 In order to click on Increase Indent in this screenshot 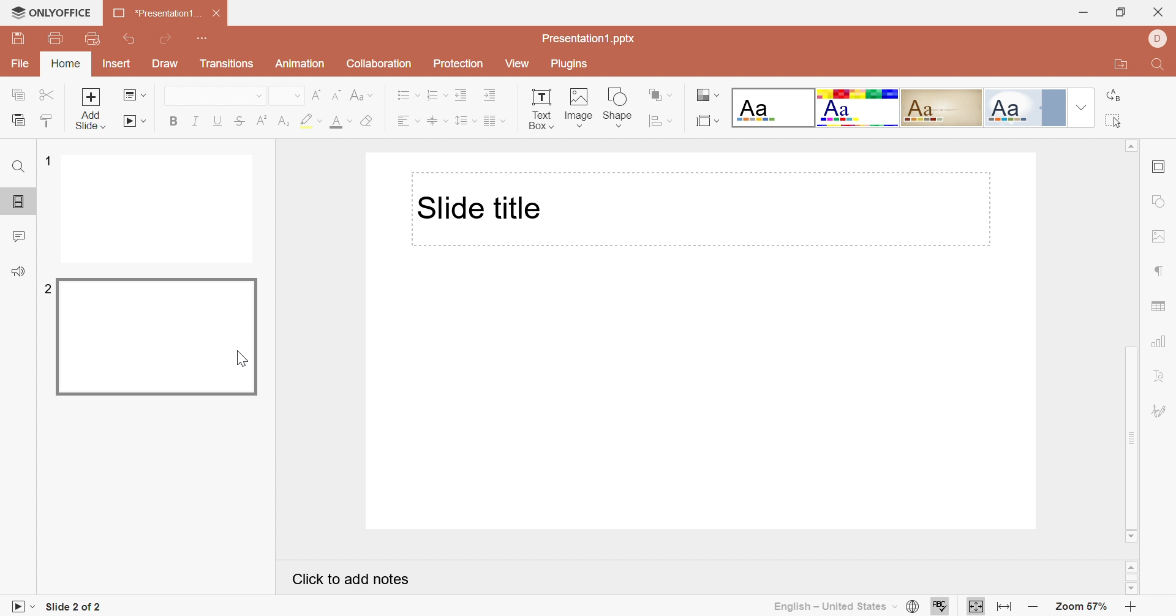, I will do `click(491, 96)`.